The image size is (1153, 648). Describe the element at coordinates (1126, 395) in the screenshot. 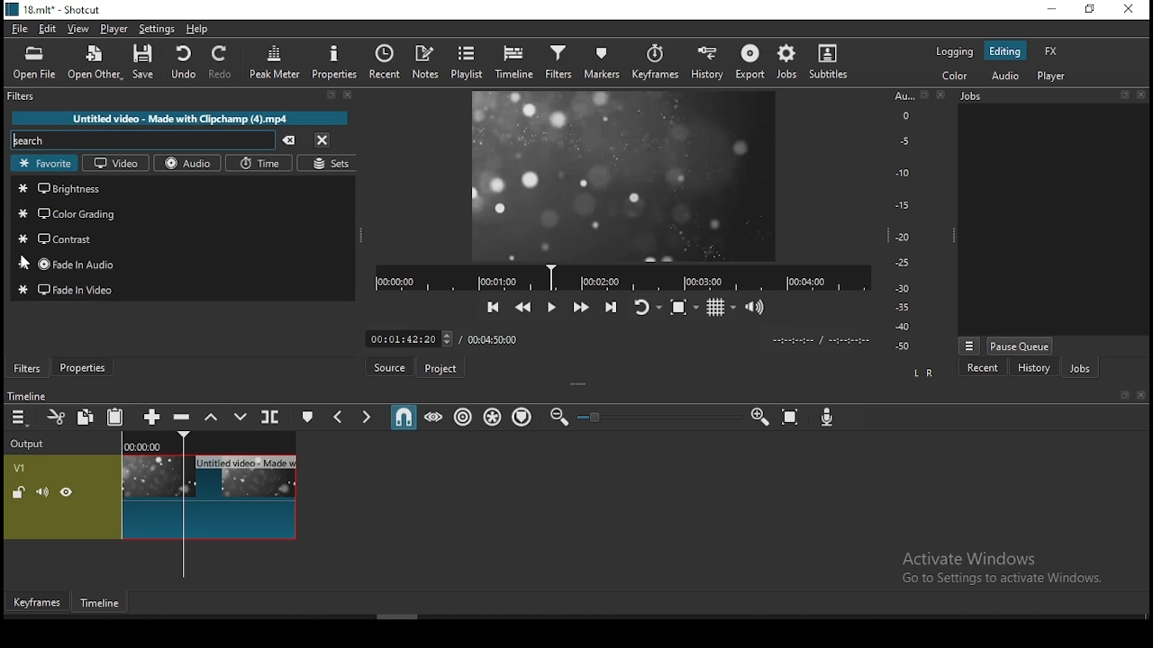

I see `Detach` at that location.